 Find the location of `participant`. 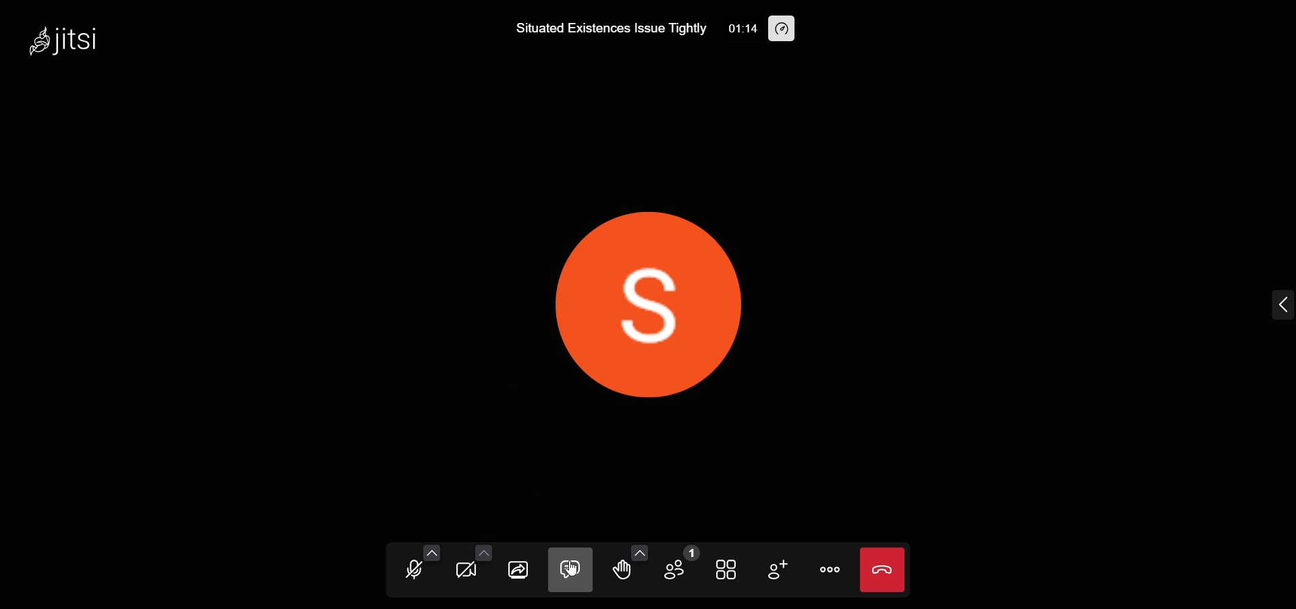

participant is located at coordinates (682, 564).